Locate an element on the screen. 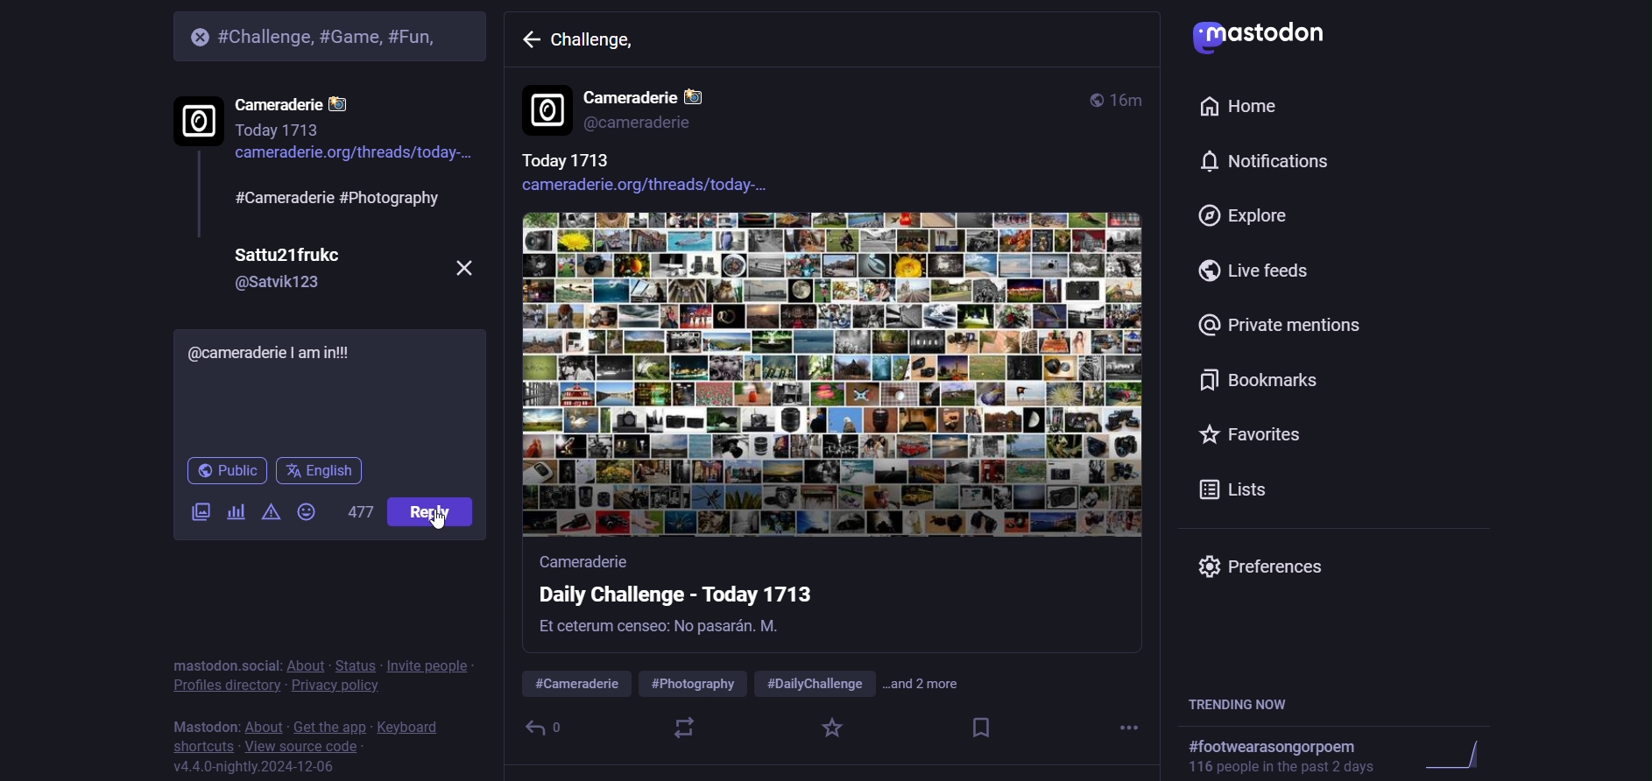 This screenshot has height=781, width=1652. shortcut is located at coordinates (203, 745).